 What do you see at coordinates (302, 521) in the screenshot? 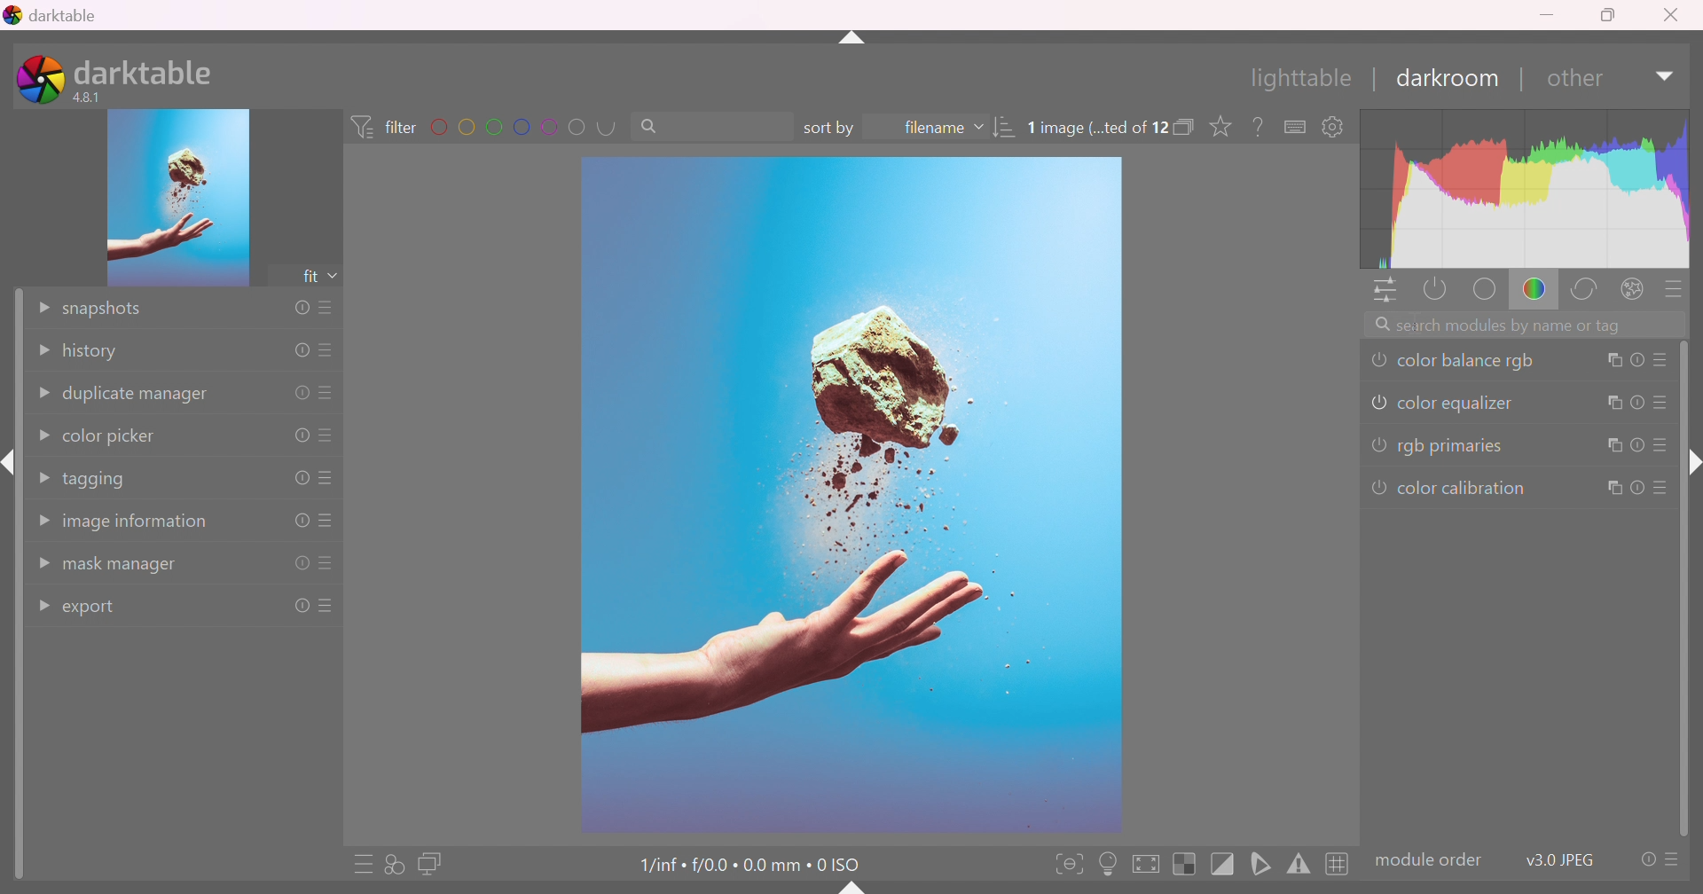
I see `reset` at bounding box center [302, 521].